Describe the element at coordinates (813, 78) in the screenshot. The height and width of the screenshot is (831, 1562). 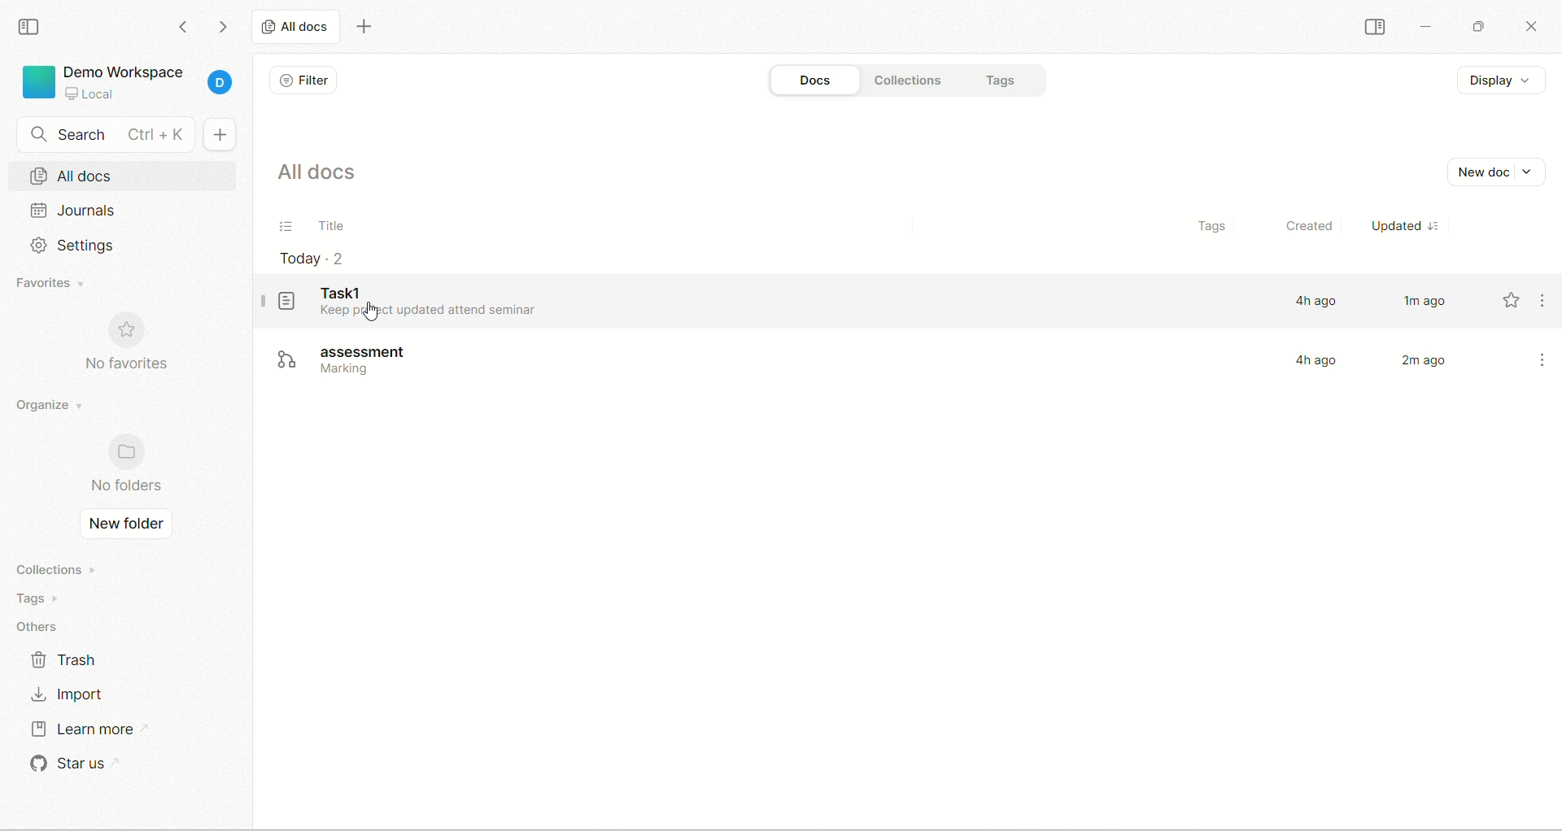
I see `docs` at that location.